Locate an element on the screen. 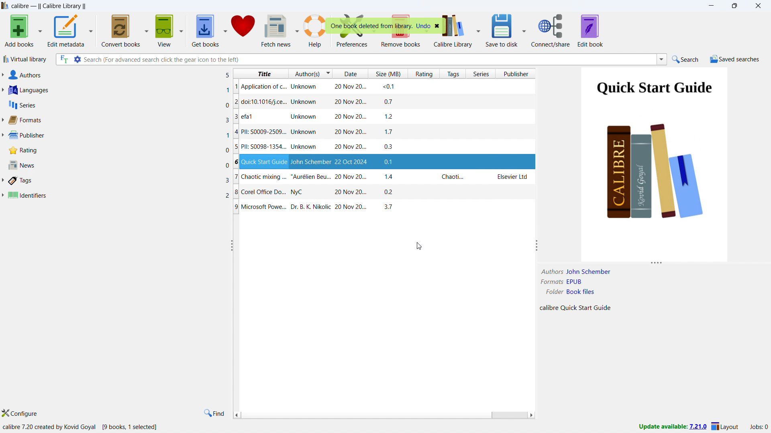  Book files is located at coordinates (582, 293).